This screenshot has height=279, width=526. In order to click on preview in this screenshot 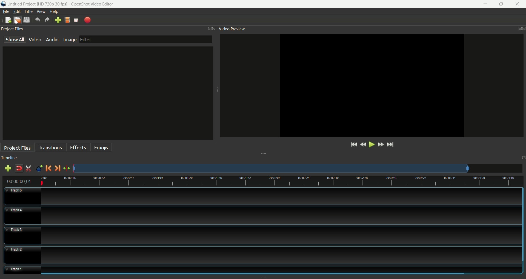, I will do `click(371, 86)`.